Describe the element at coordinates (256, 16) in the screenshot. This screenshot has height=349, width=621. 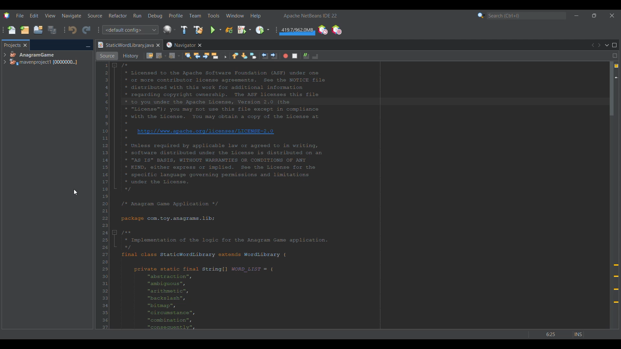
I see `Help menu` at that location.